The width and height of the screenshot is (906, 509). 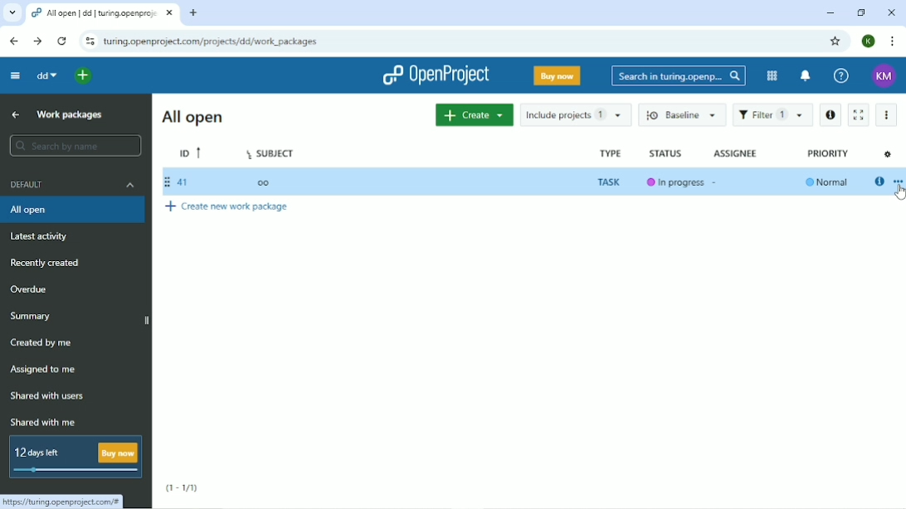 I want to click on Latest activity, so click(x=41, y=236).